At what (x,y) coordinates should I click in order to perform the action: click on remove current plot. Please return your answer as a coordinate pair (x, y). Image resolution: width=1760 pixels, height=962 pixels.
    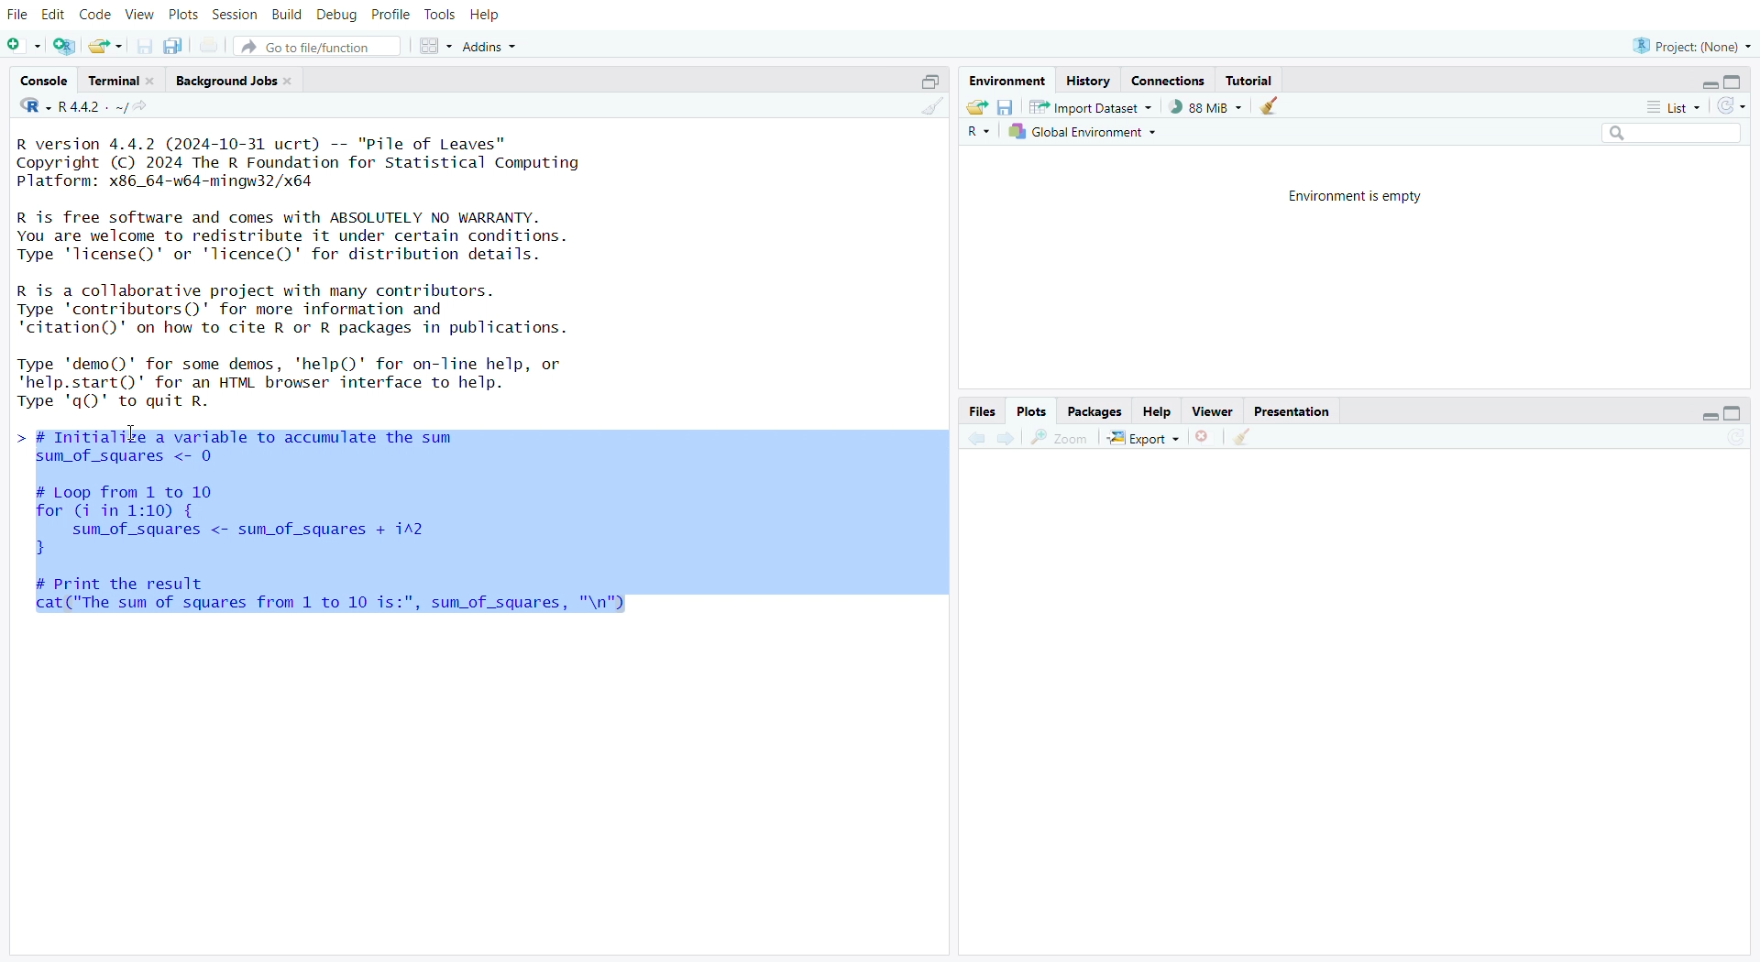
    Looking at the image, I should click on (1206, 437).